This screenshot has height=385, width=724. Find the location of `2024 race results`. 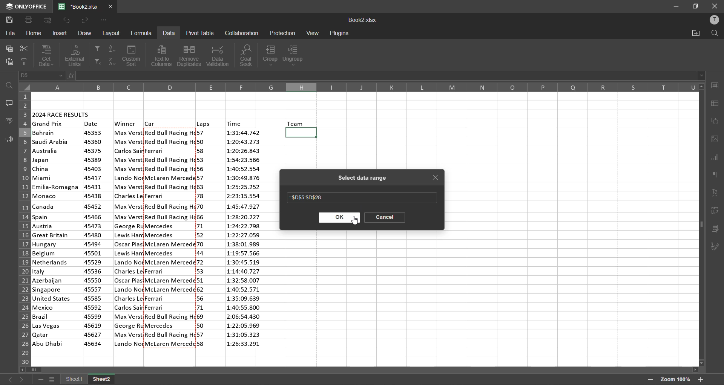

2024 race results is located at coordinates (62, 113).